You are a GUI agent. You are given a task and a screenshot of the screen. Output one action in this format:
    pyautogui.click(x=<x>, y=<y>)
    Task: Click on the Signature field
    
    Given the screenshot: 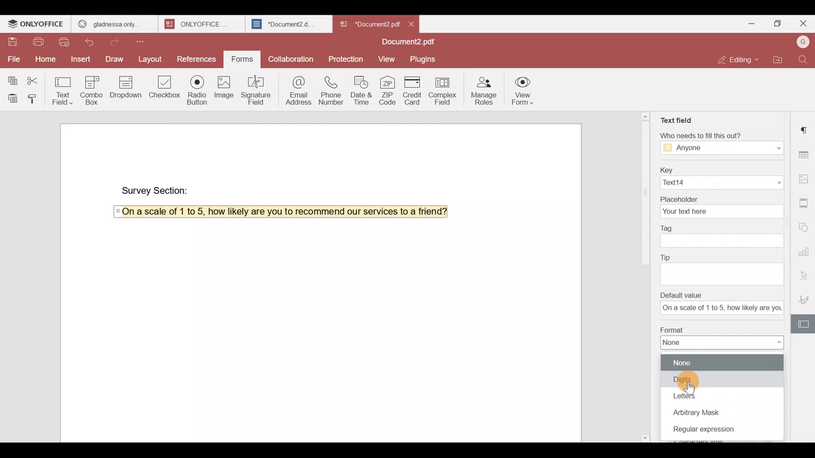 What is the action you would take?
    pyautogui.click(x=258, y=89)
    